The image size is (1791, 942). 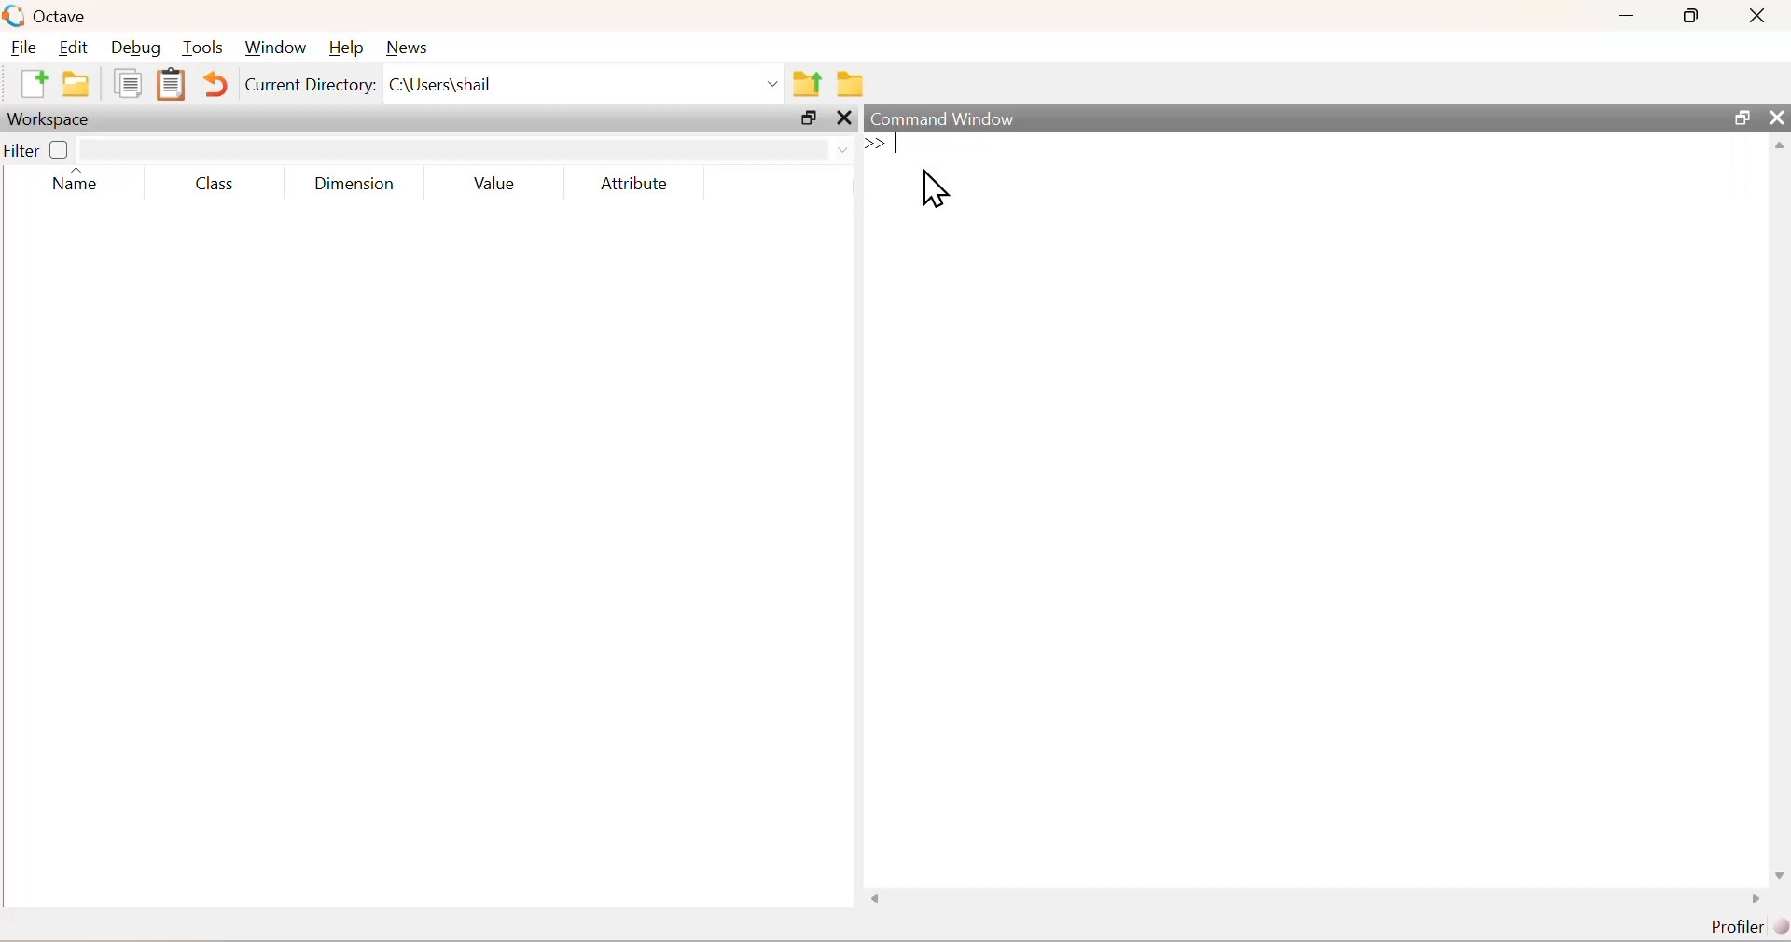 I want to click on Class, so click(x=215, y=185).